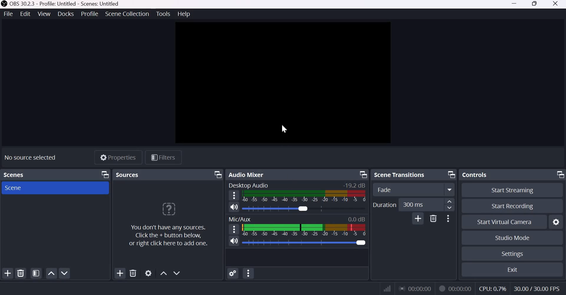 The image size is (566, 295). What do you see at coordinates (304, 196) in the screenshot?
I see `Volume Meter` at bounding box center [304, 196].